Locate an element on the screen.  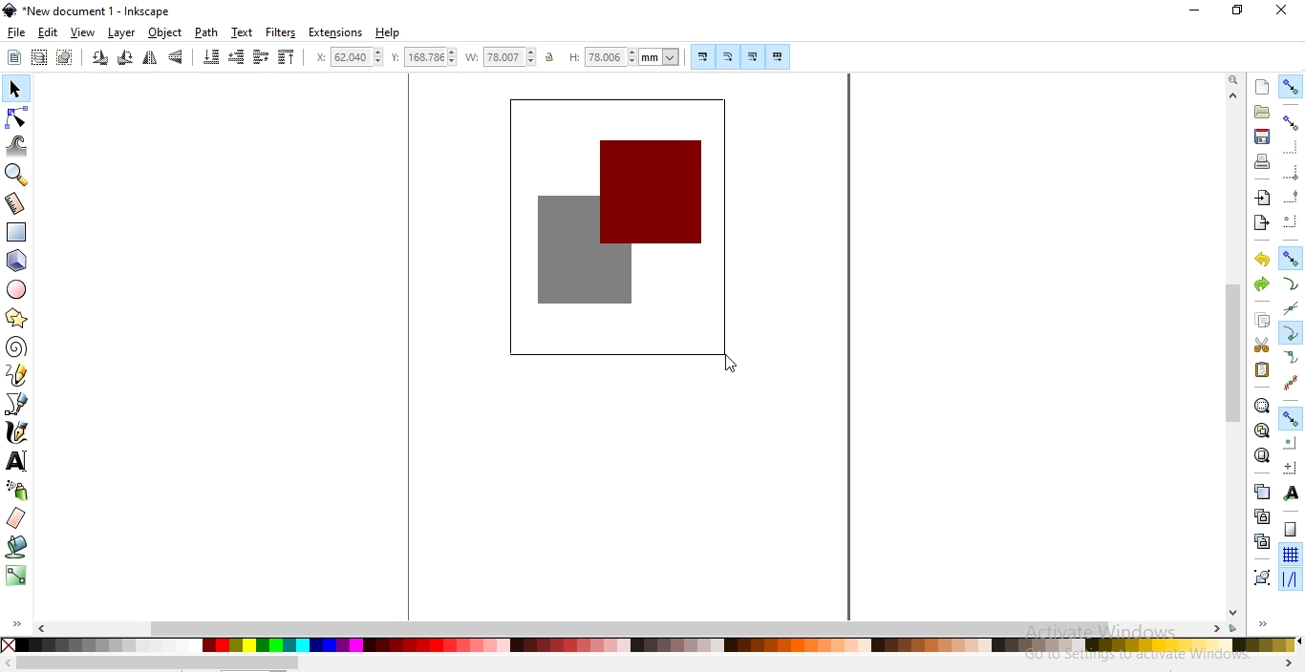
zoom to fit drawing is located at coordinates (1261, 430).